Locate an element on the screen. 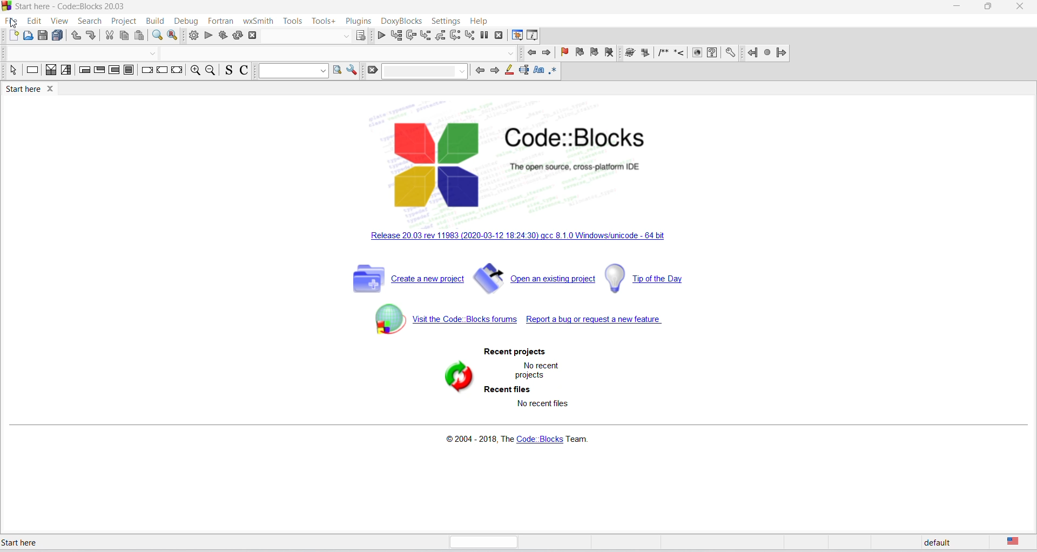 The height and width of the screenshot is (552, 1037). jump back is located at coordinates (753, 53).